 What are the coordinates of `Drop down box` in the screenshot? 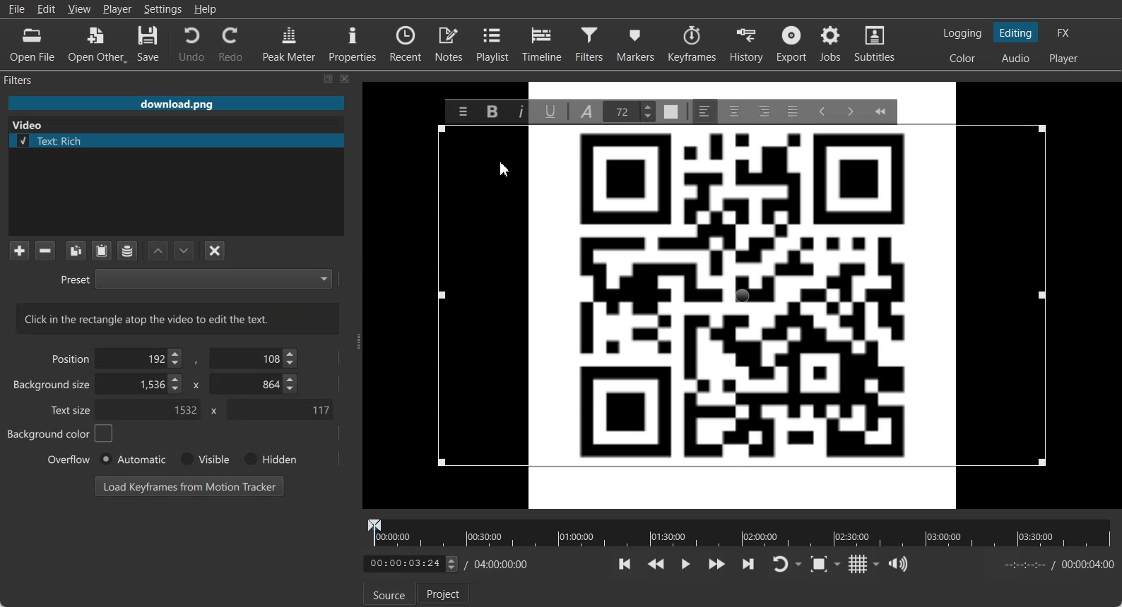 It's located at (840, 563).